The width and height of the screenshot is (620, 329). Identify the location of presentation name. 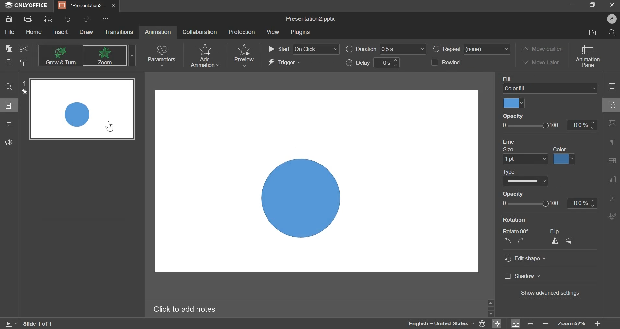
(310, 18).